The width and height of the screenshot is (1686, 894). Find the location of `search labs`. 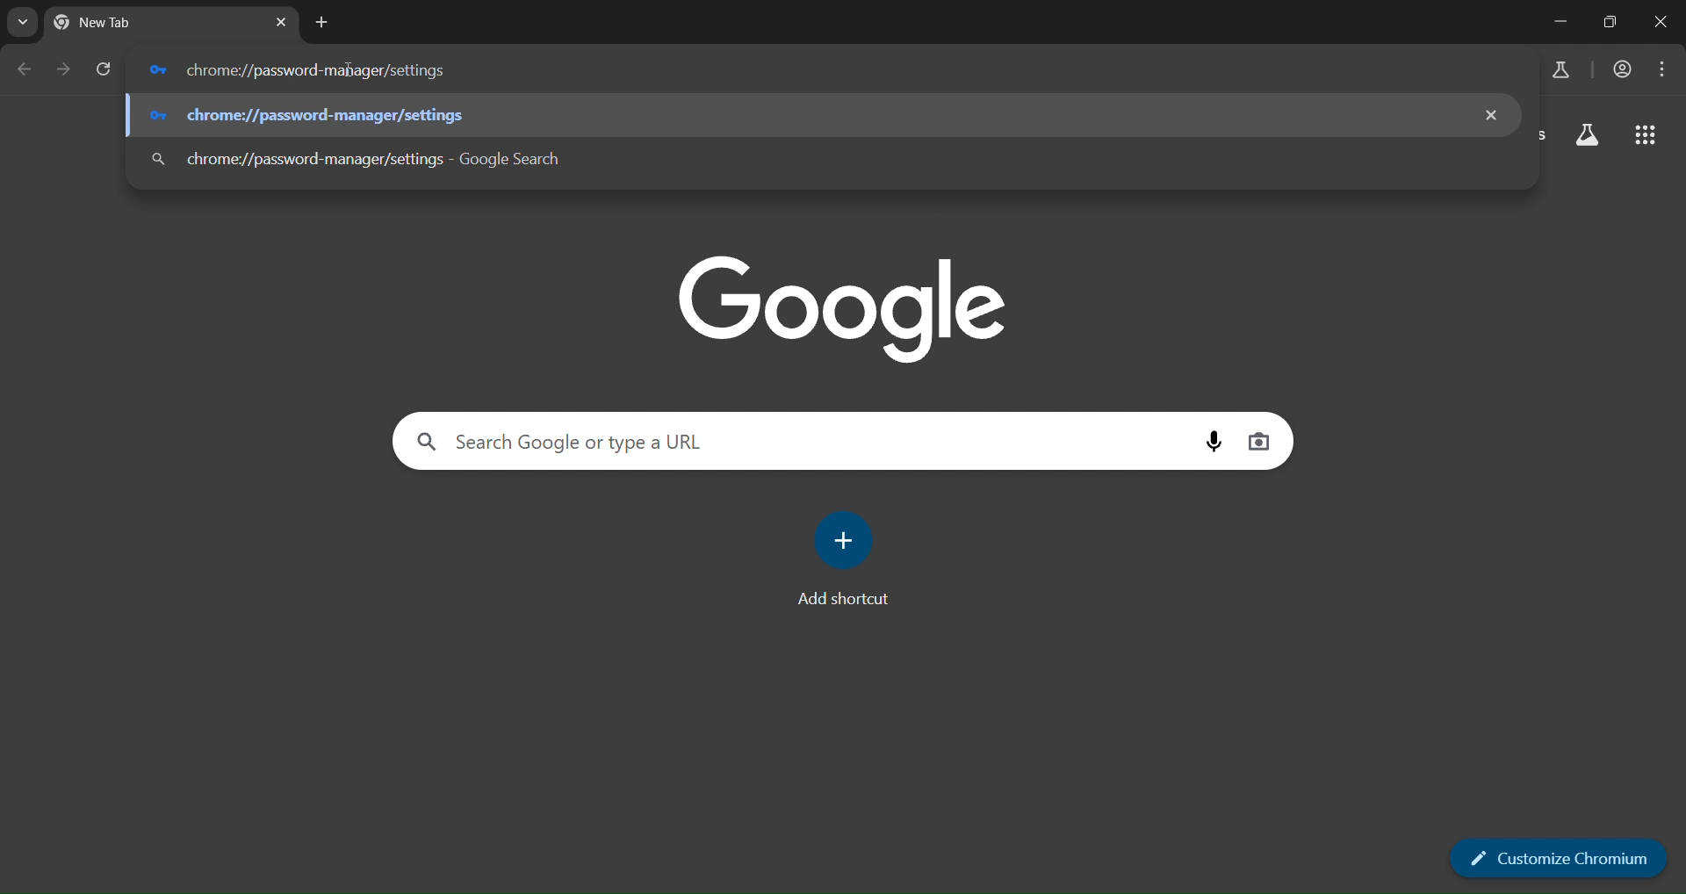

search labs is located at coordinates (1567, 71).